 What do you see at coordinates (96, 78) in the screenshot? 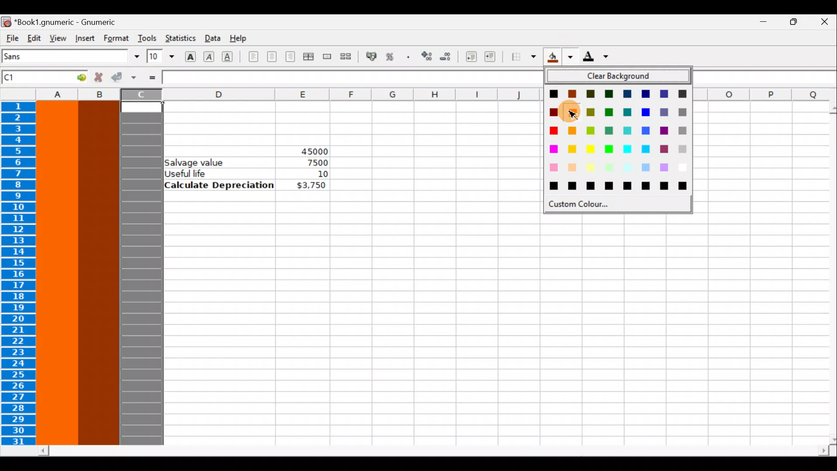
I see `Reject change` at bounding box center [96, 78].